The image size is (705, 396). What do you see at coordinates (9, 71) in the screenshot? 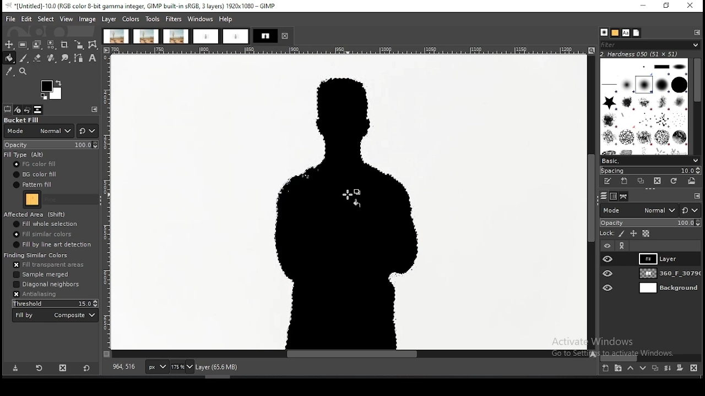
I see `color picker tool` at bounding box center [9, 71].